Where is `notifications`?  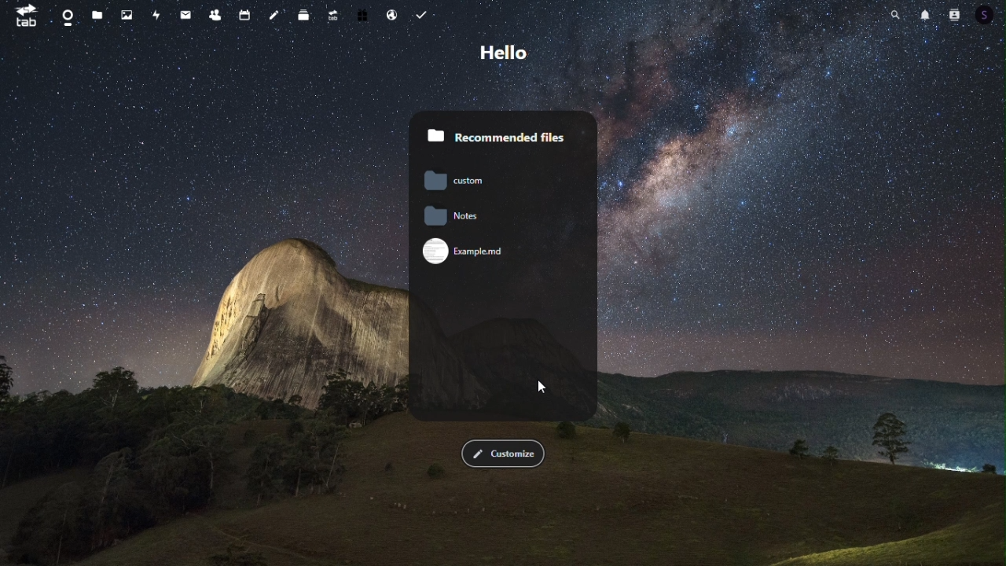
notifications is located at coordinates (926, 16).